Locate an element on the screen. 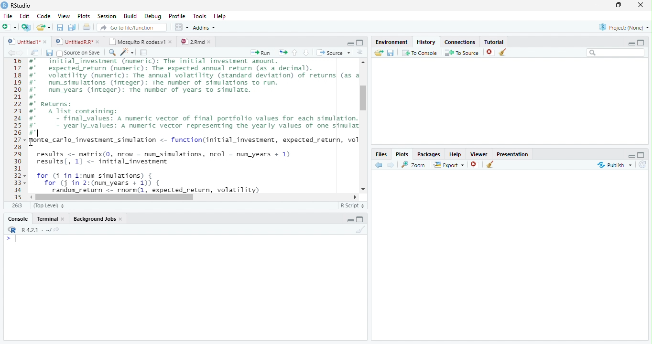 The width and height of the screenshot is (652, 344). Terminal is located at coordinates (51, 218).